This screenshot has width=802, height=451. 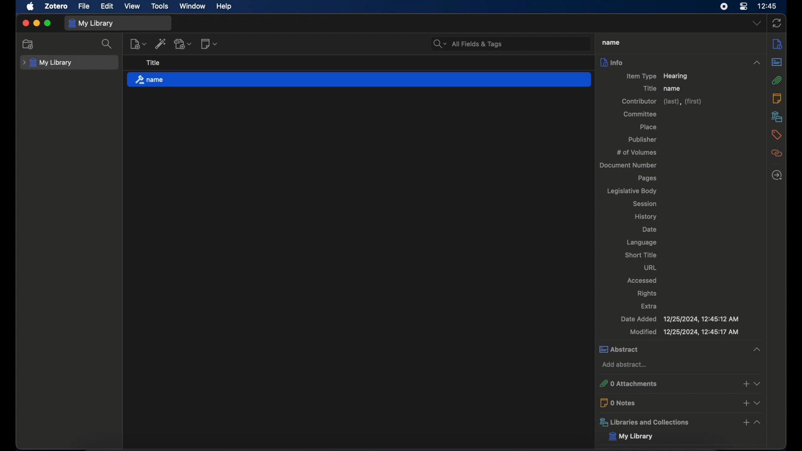 What do you see at coordinates (25, 23) in the screenshot?
I see `close` at bounding box center [25, 23].